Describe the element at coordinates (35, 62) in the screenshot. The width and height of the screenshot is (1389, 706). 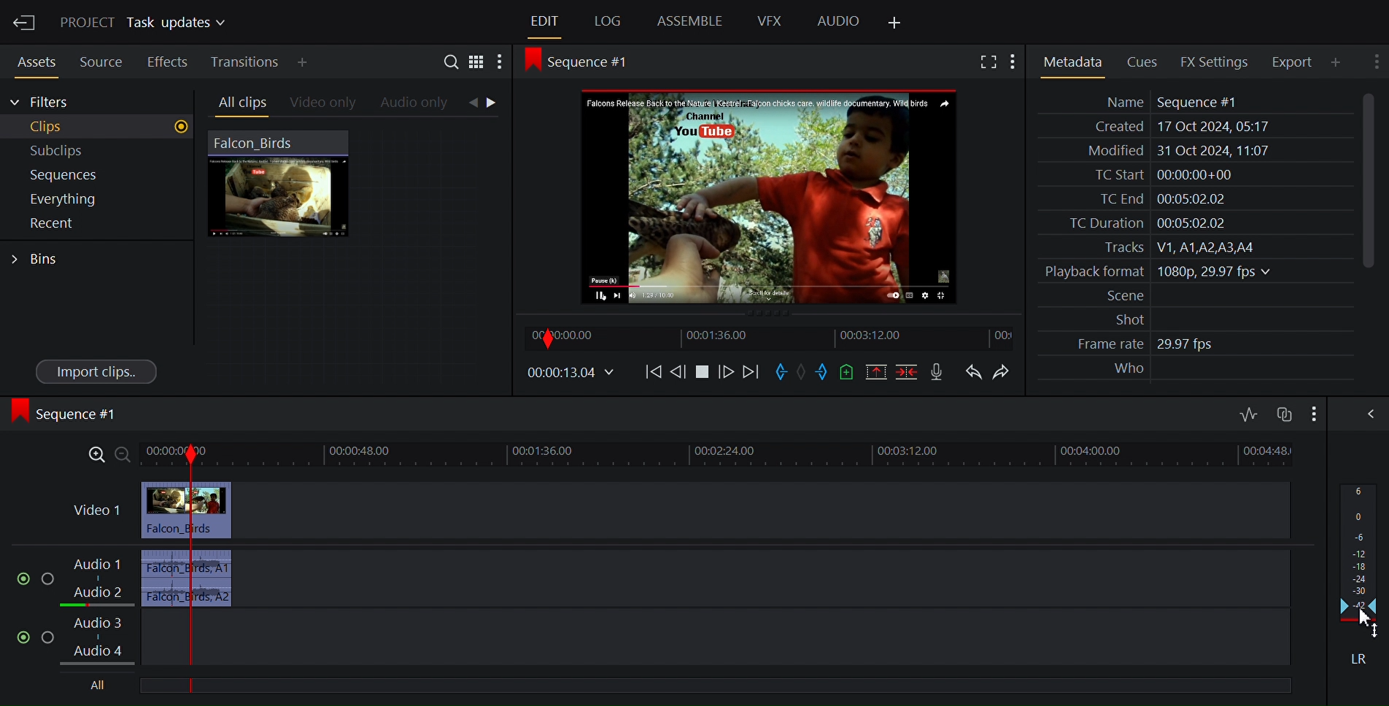
I see `Assets` at that location.